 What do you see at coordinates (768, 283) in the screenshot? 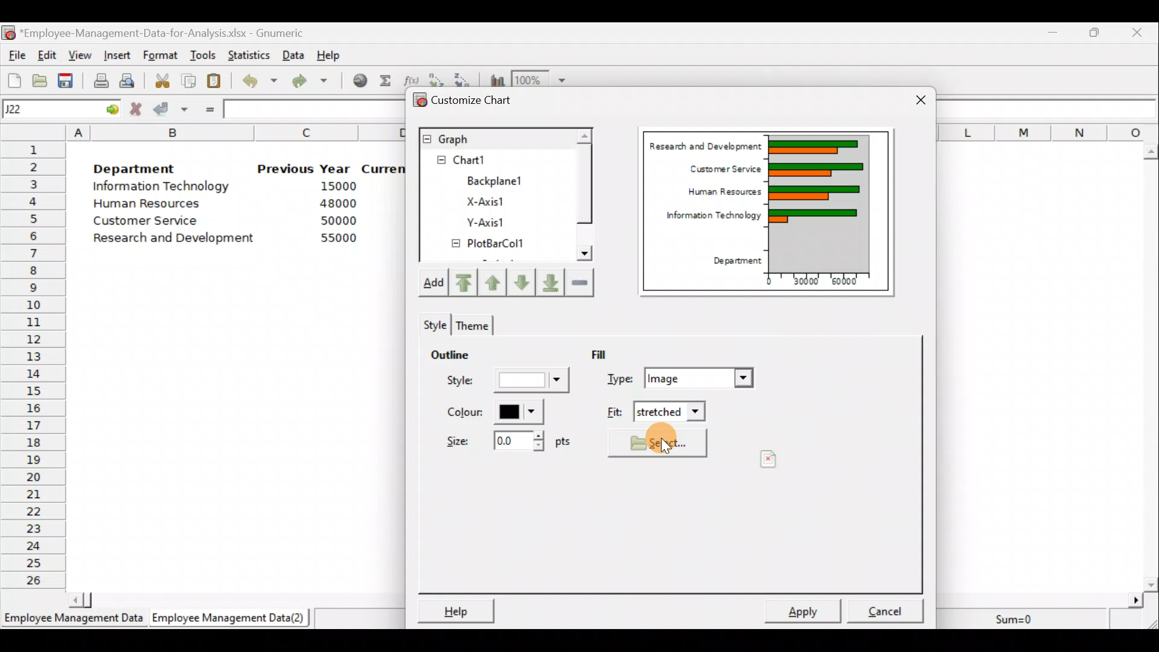
I see `0` at bounding box center [768, 283].